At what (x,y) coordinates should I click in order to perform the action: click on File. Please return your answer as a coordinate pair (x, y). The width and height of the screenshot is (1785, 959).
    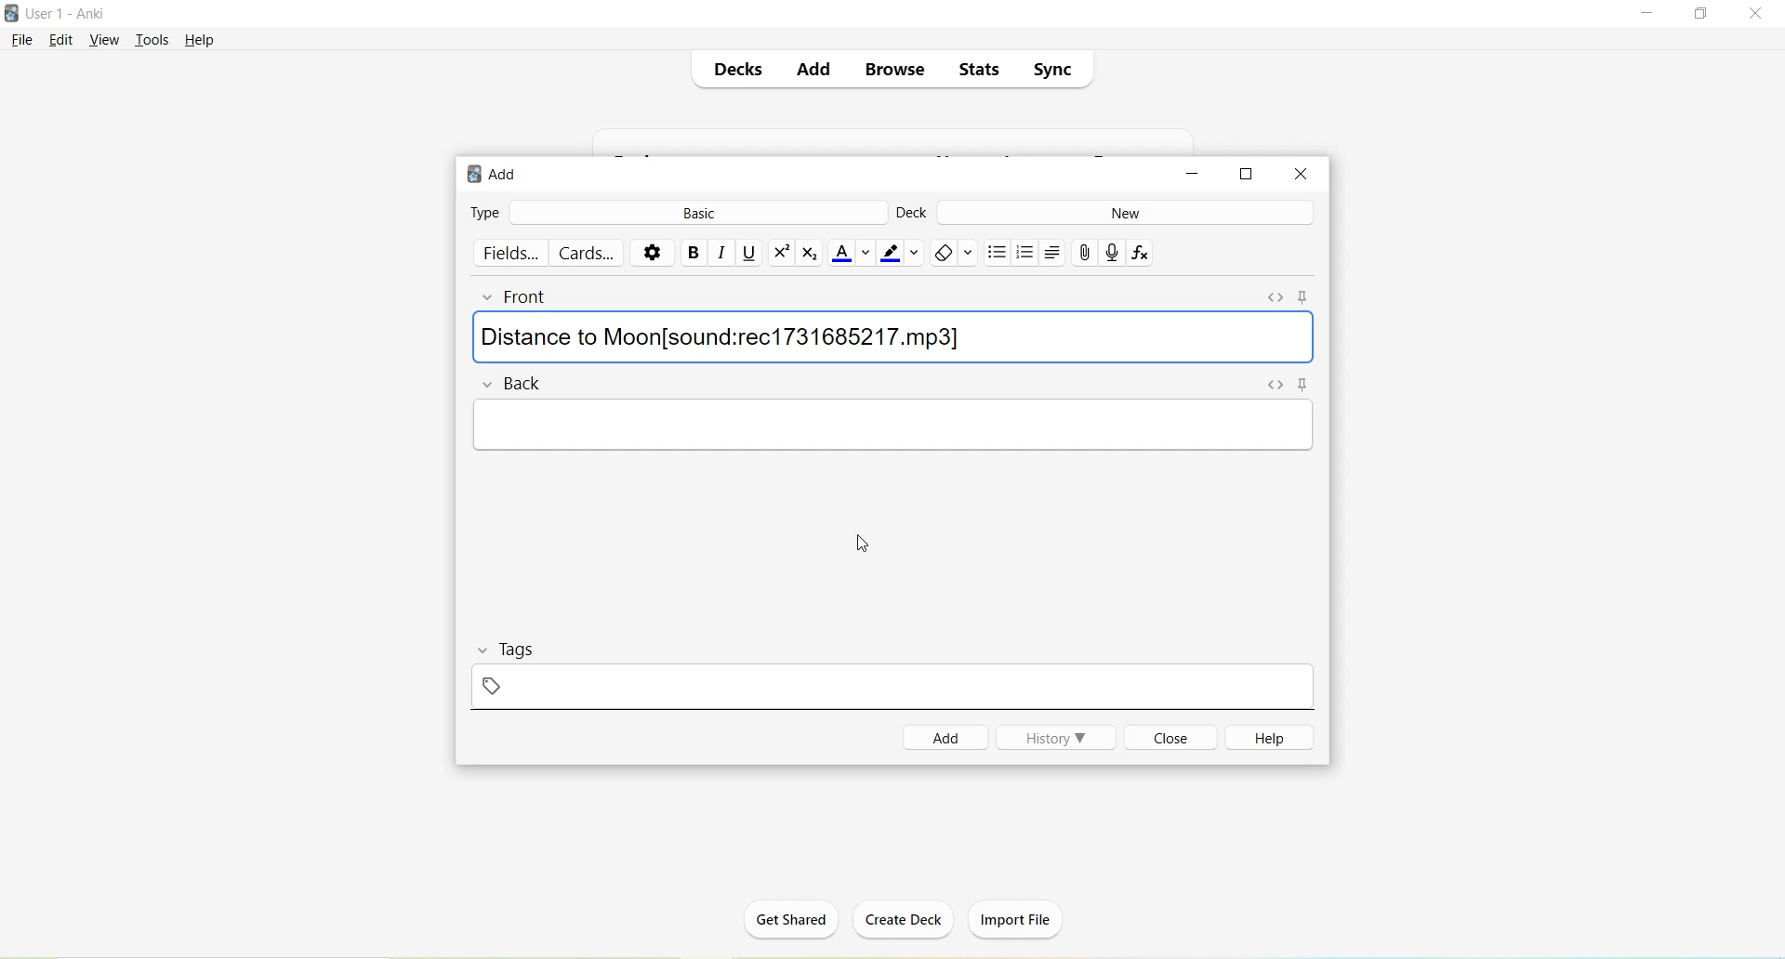
    Looking at the image, I should click on (22, 41).